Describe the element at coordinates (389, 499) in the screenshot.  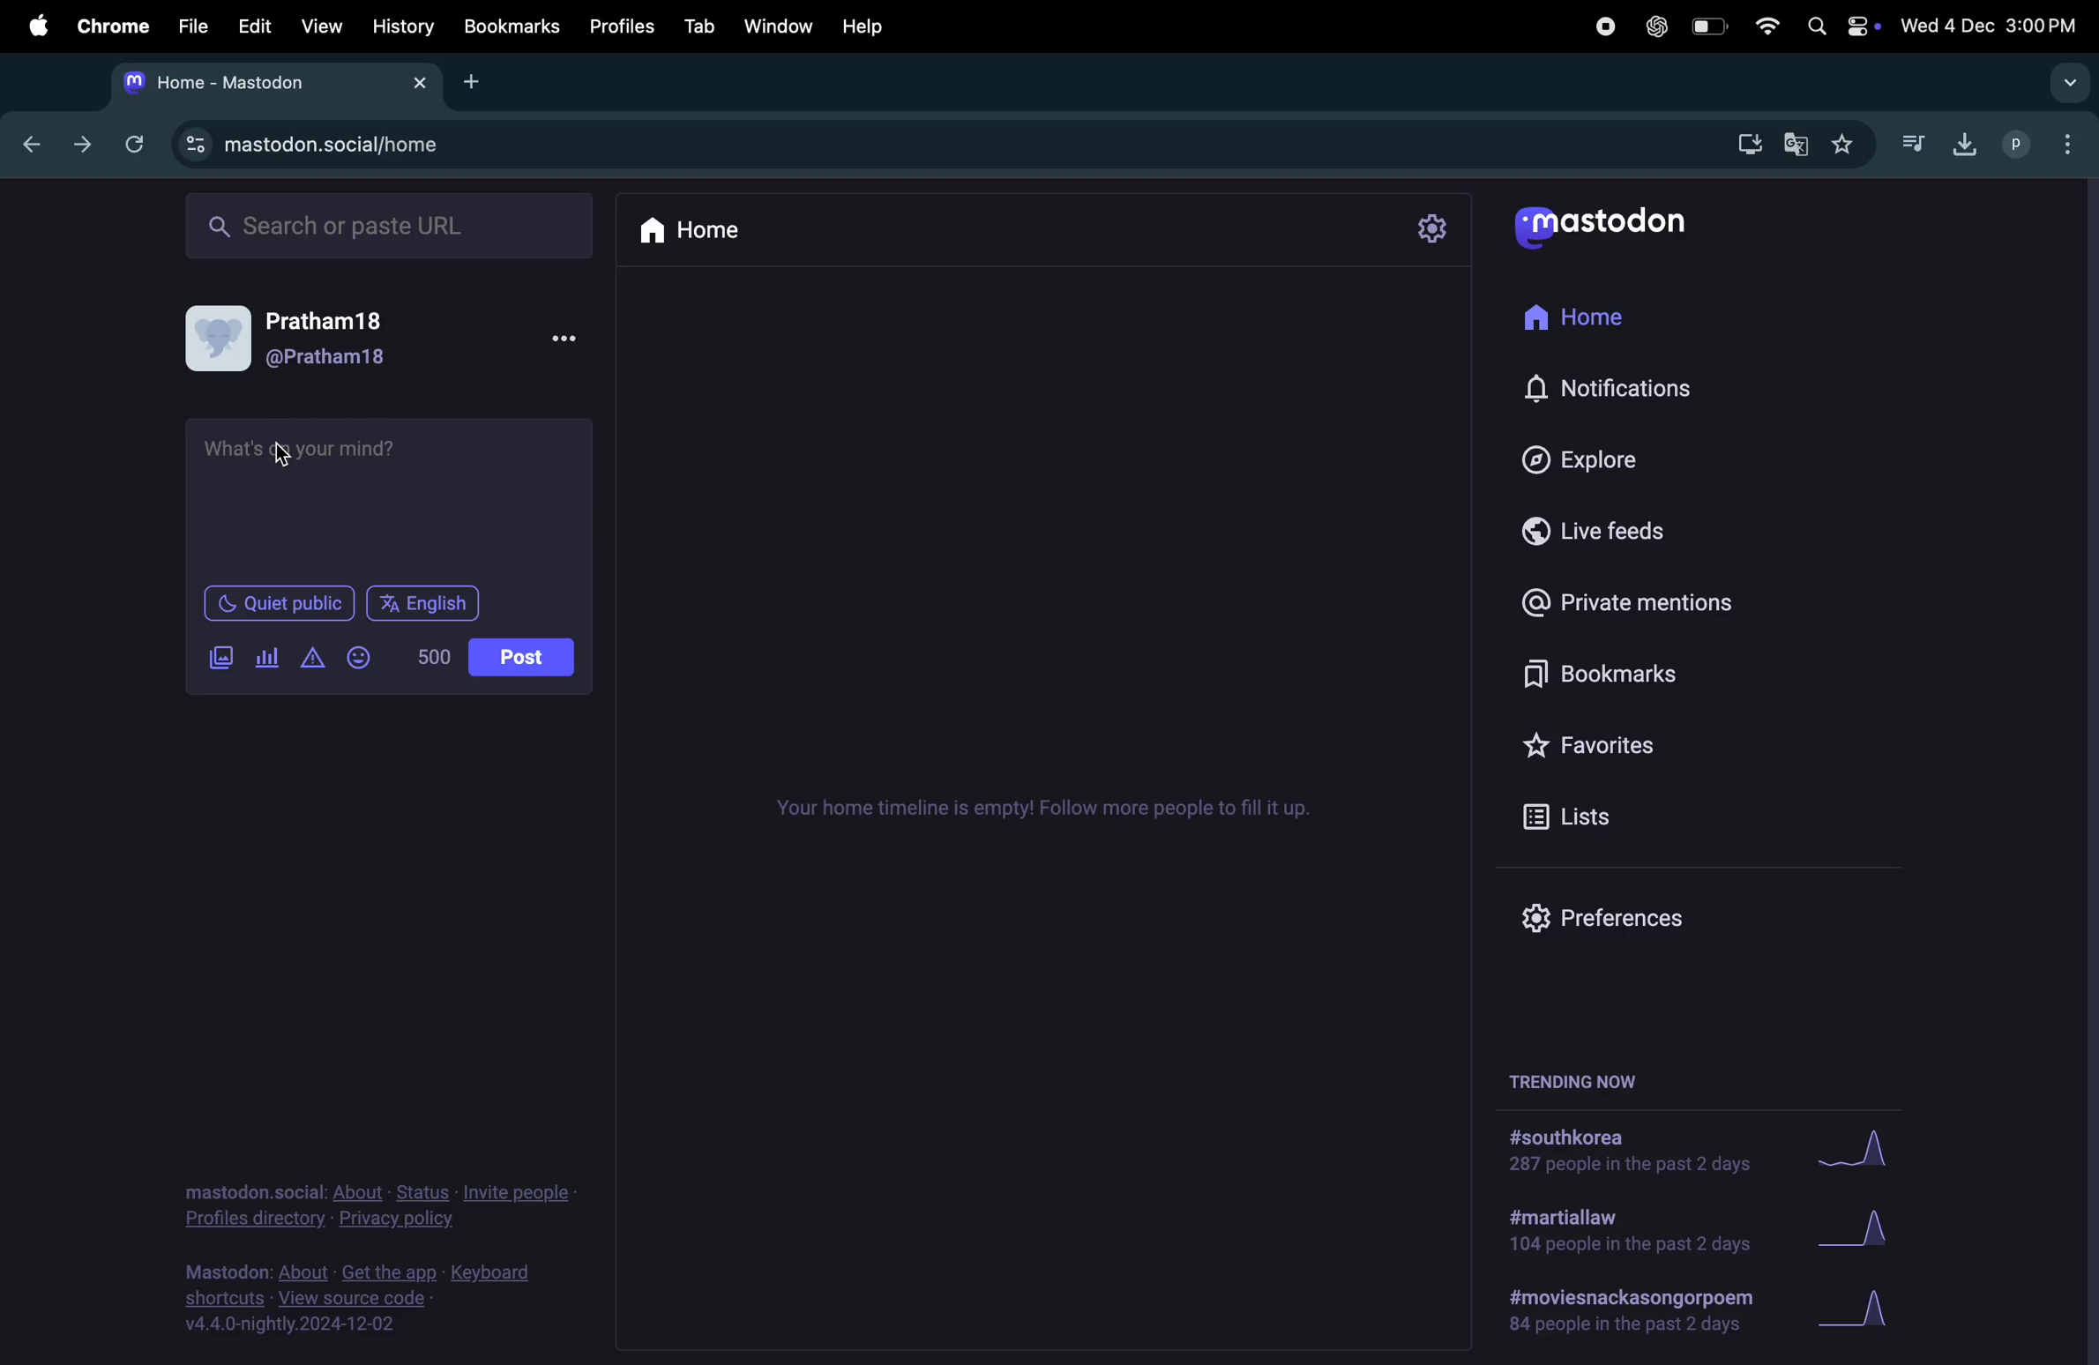
I see `text box` at that location.